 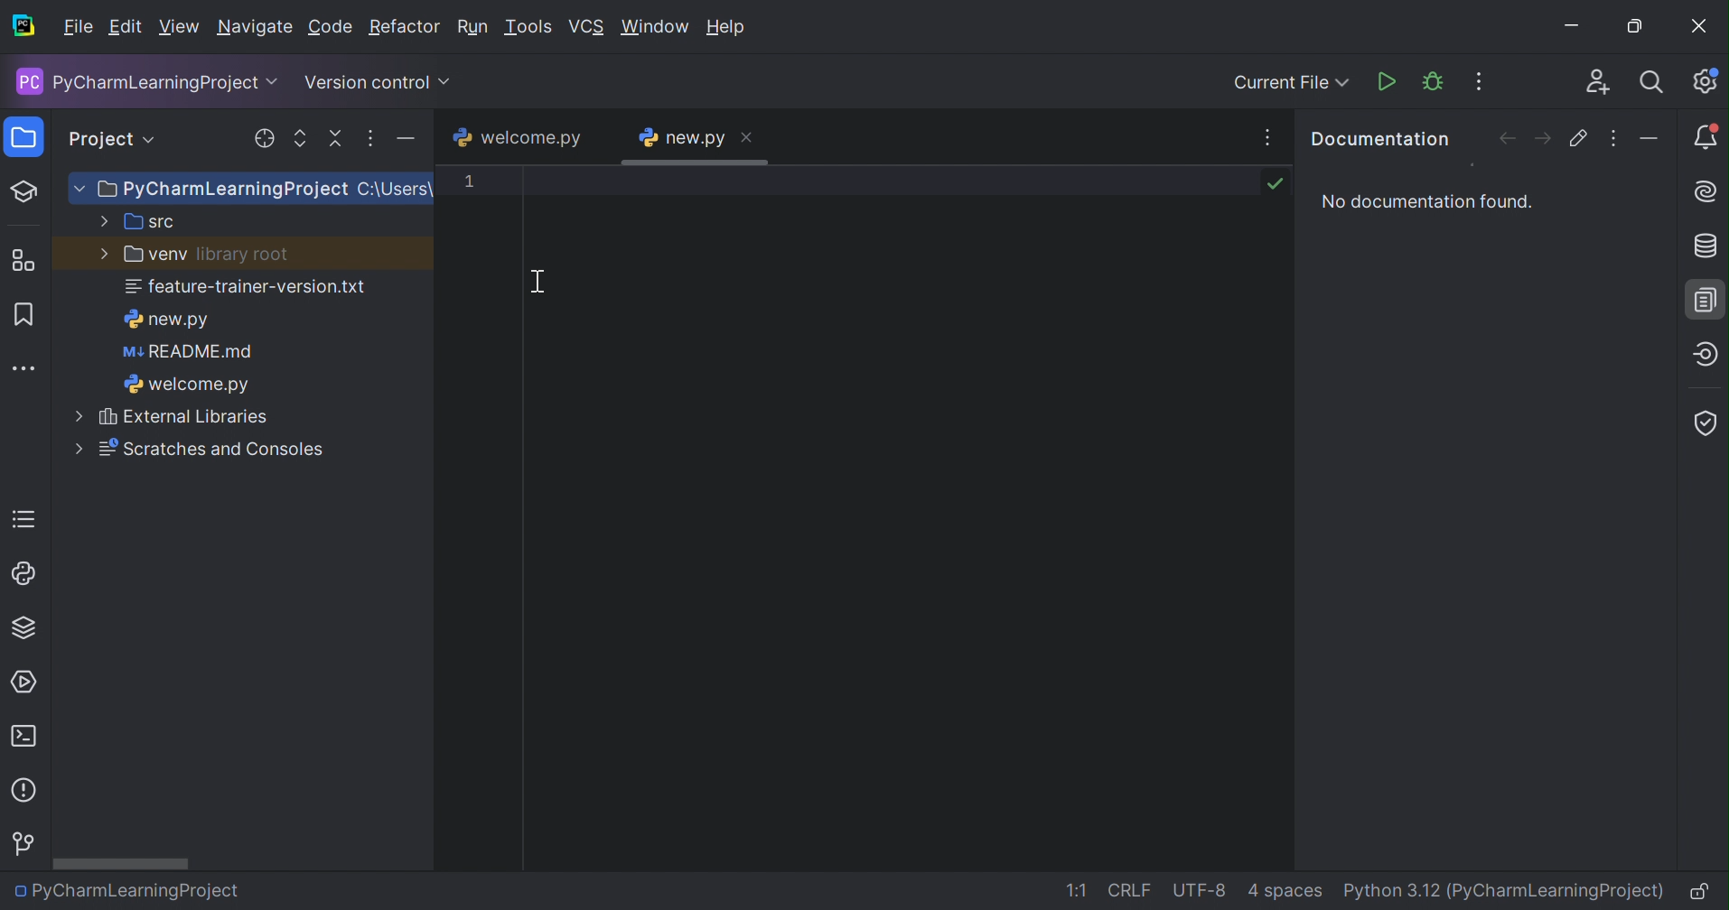 What do you see at coordinates (655, 25) in the screenshot?
I see `Window` at bounding box center [655, 25].